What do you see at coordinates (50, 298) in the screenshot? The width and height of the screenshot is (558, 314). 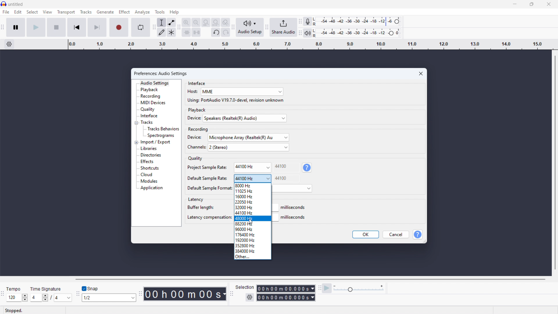 I see `set time signature` at bounding box center [50, 298].